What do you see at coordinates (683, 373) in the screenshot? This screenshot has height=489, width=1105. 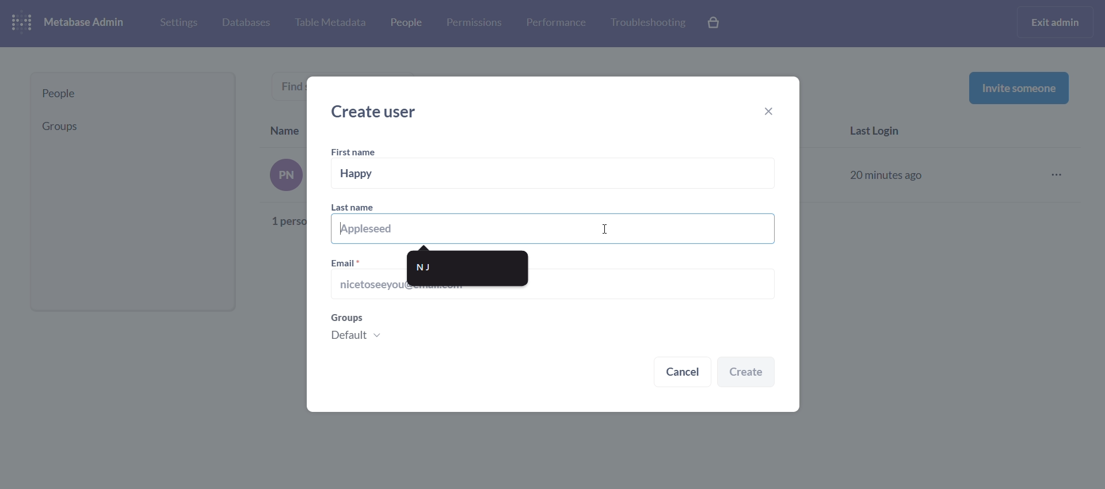 I see `cancel` at bounding box center [683, 373].